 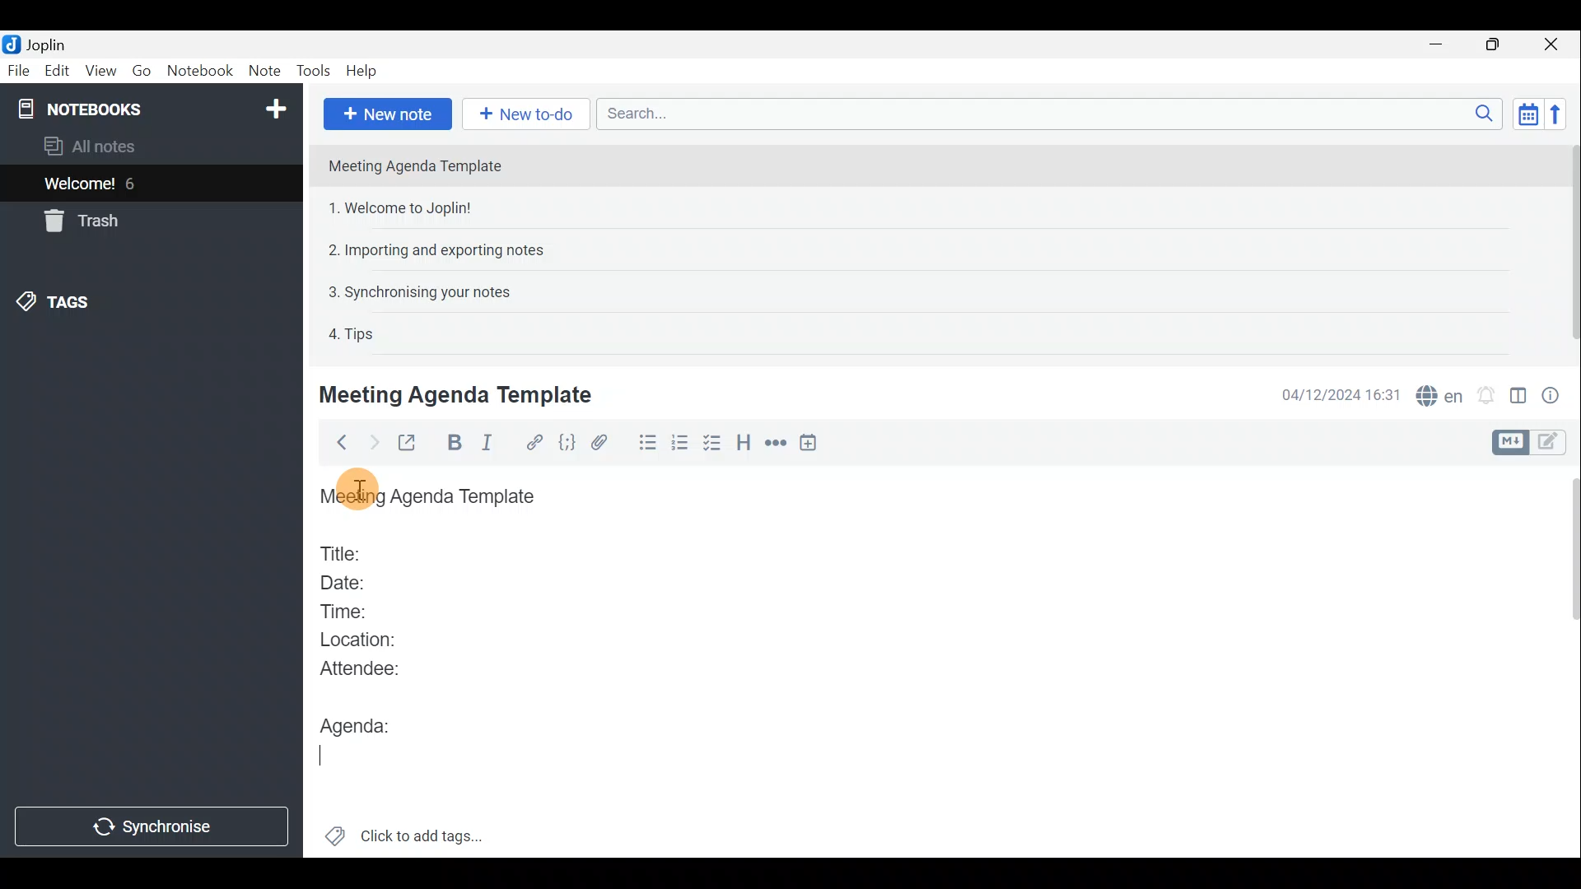 What do you see at coordinates (812, 445) in the screenshot?
I see `Insert time` at bounding box center [812, 445].